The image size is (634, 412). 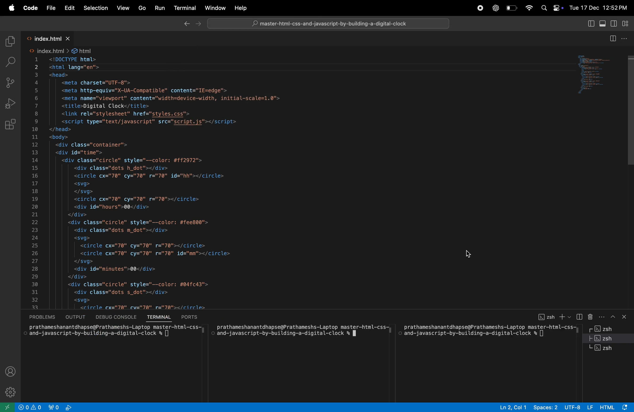 I want to click on settings, so click(x=10, y=392).